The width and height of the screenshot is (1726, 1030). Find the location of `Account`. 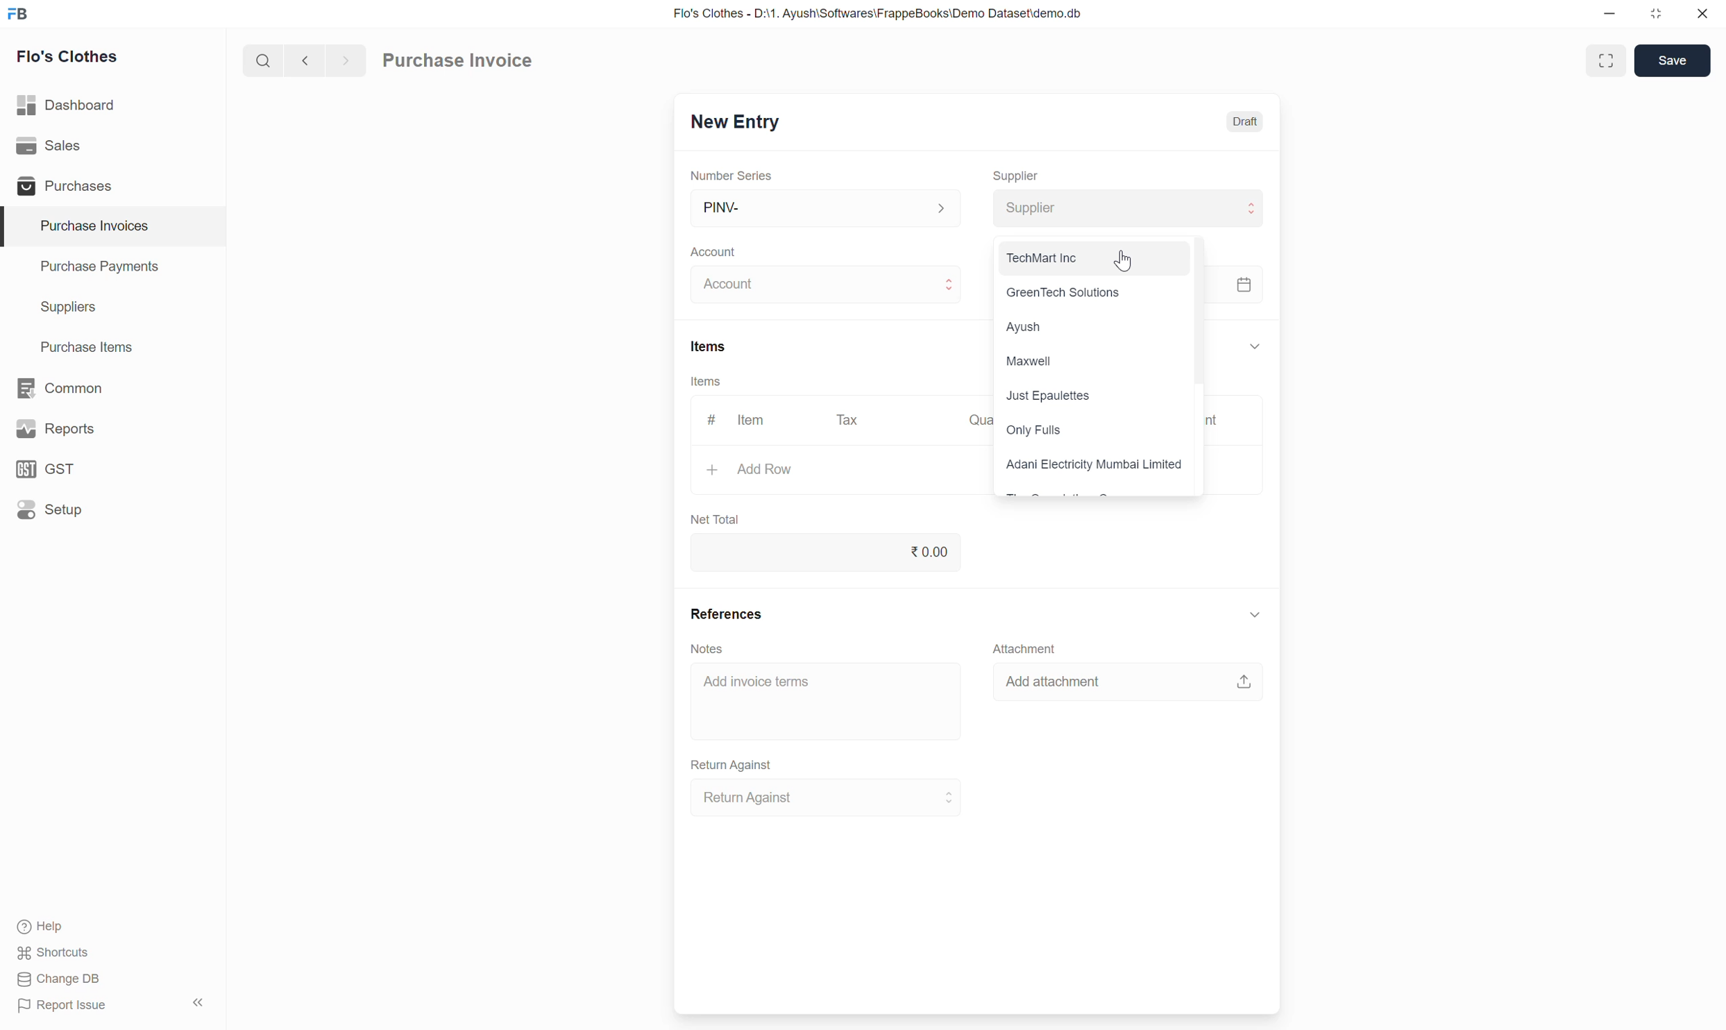

Account is located at coordinates (713, 253).